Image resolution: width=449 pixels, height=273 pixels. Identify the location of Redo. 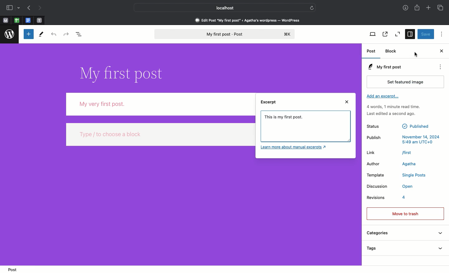
(66, 34).